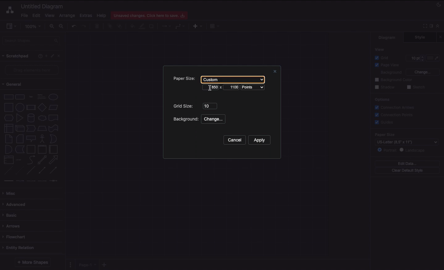 The image size is (444, 270). Describe the element at coordinates (407, 163) in the screenshot. I see `Edit data` at that location.